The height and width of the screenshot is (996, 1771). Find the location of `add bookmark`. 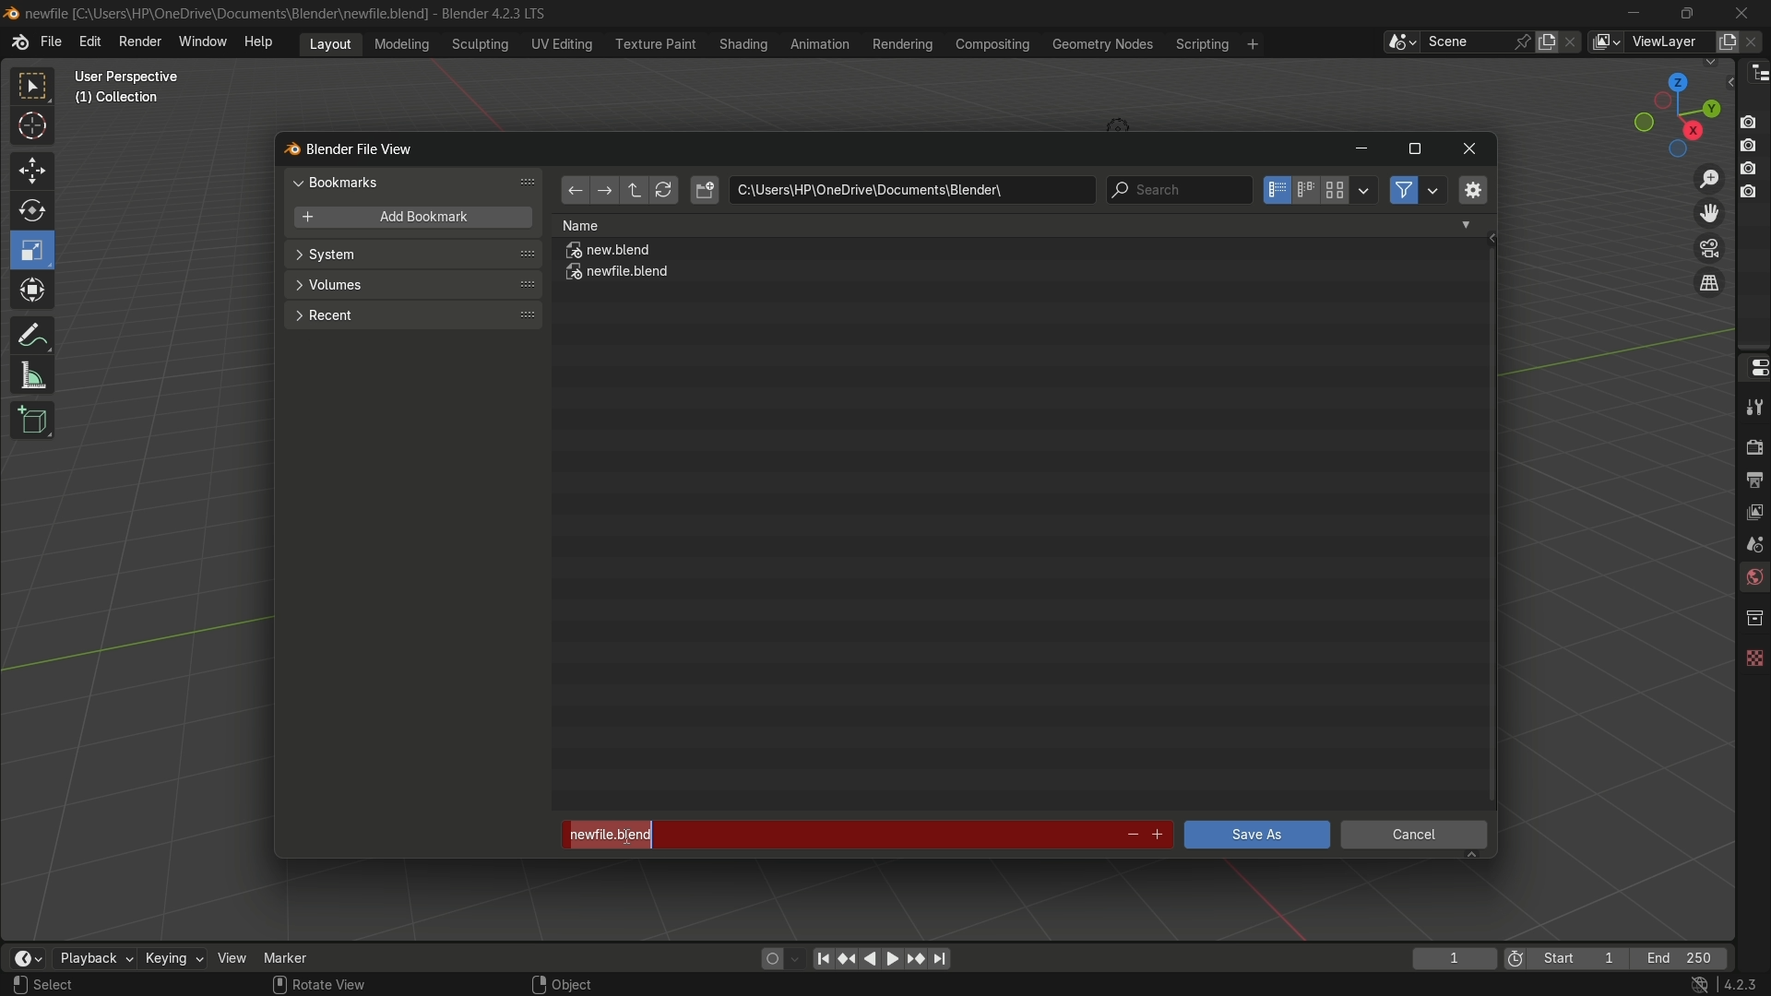

add bookmark is located at coordinates (408, 219).